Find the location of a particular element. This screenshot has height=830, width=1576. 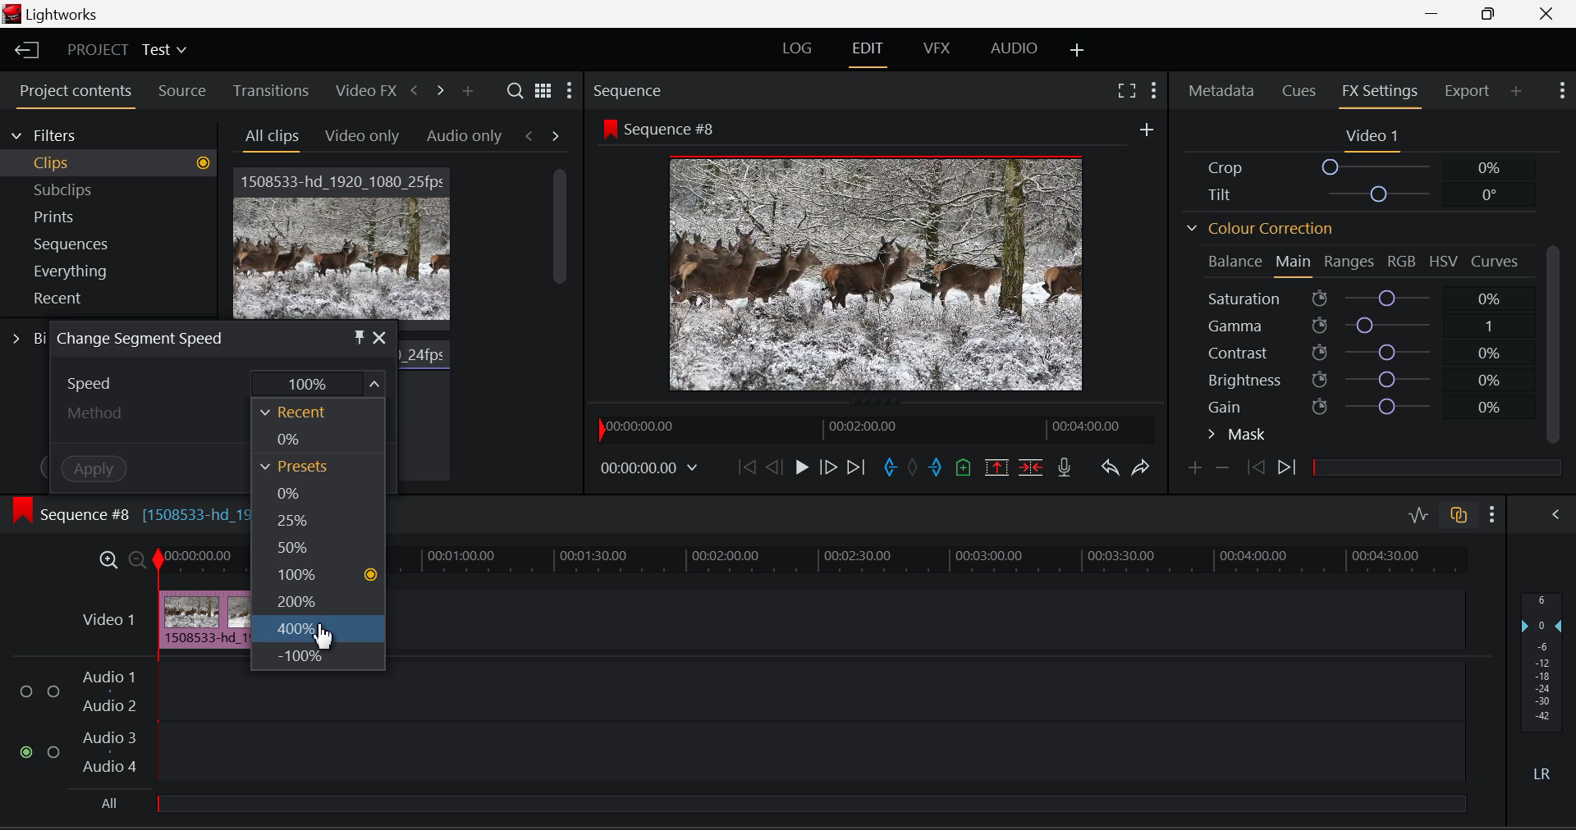

Record Voice-over is located at coordinates (1064, 467).